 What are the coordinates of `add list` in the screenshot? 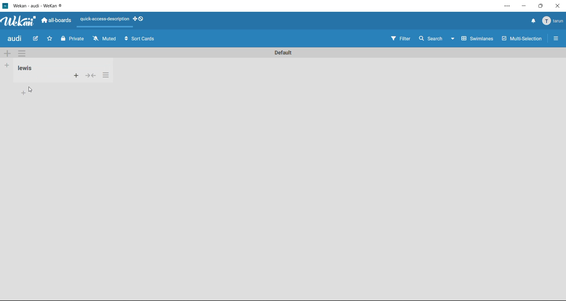 It's located at (7, 65).